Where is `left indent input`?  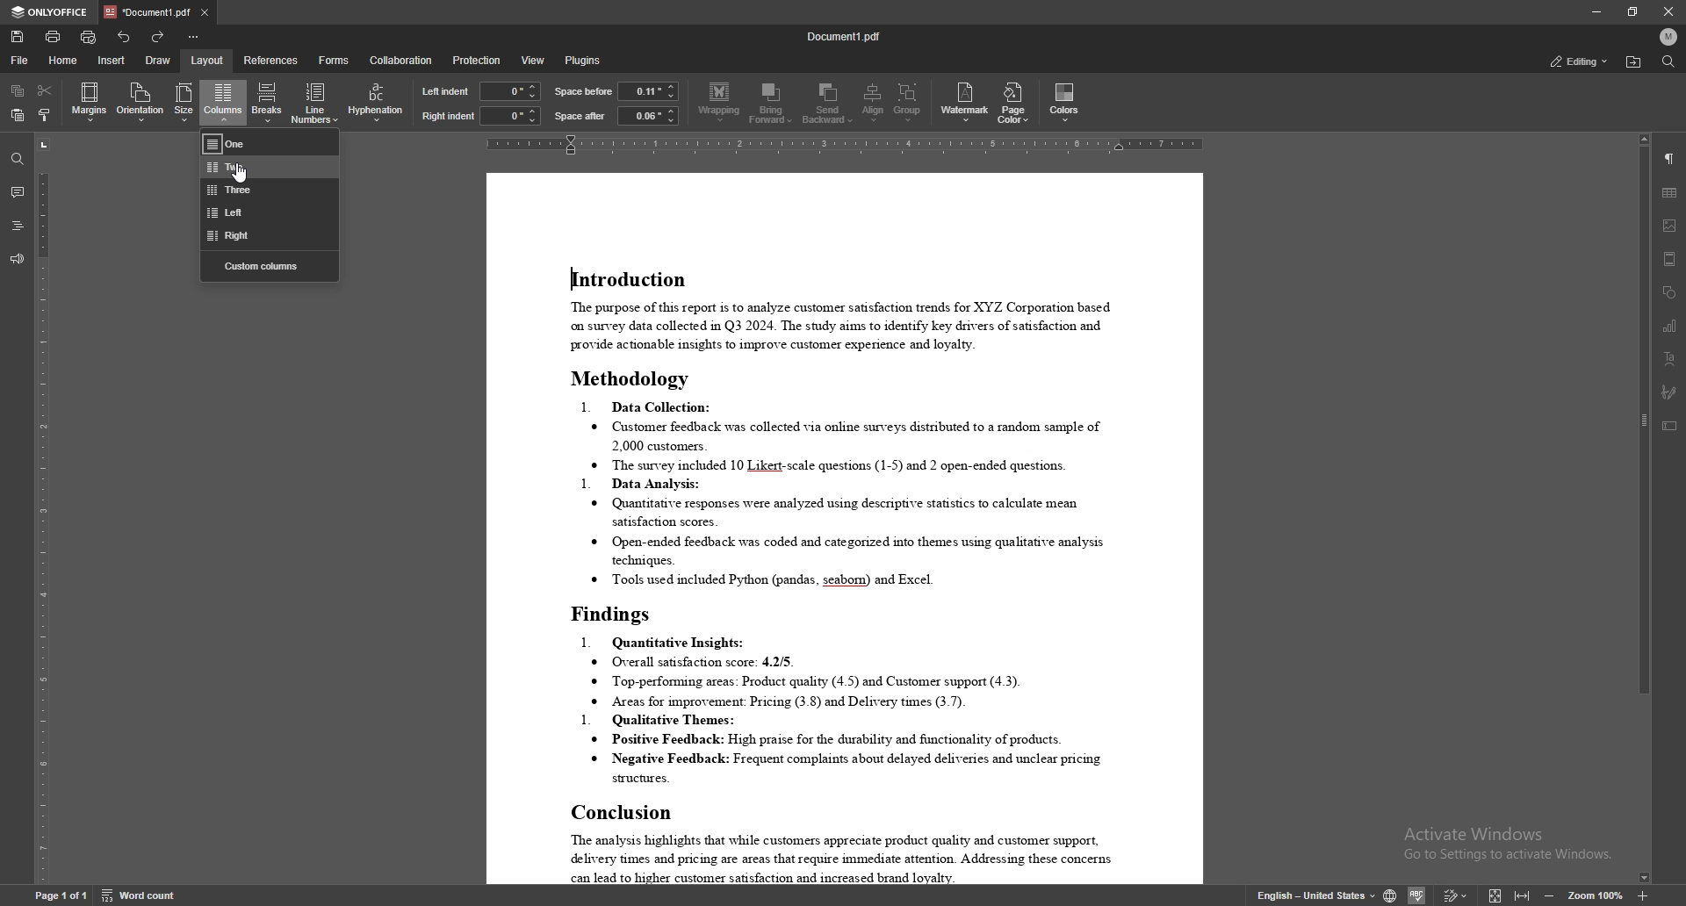
left indent input is located at coordinates (511, 91).